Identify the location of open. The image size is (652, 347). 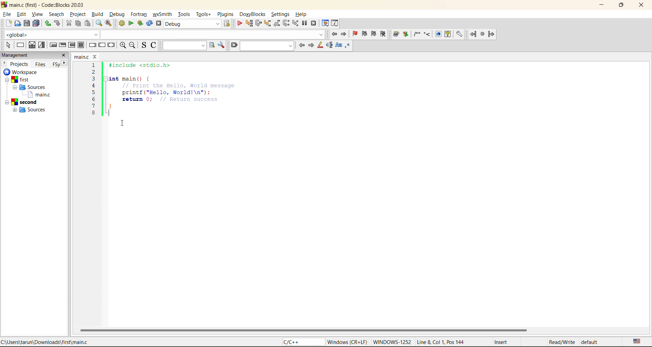
(17, 23).